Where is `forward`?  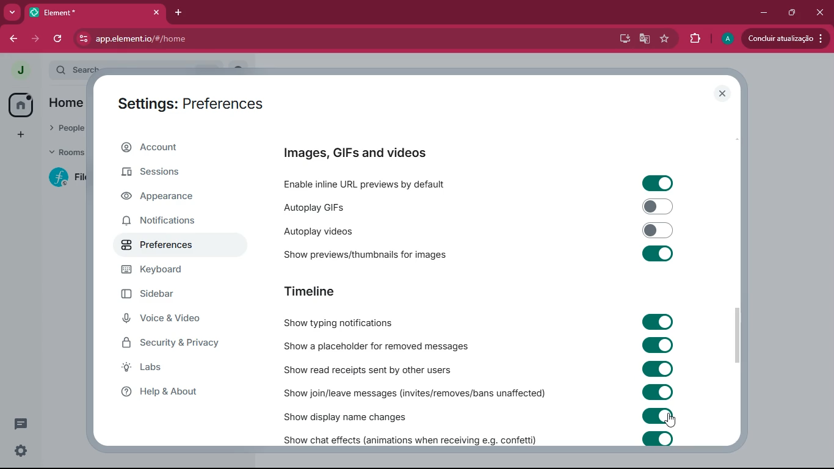 forward is located at coordinates (35, 40).